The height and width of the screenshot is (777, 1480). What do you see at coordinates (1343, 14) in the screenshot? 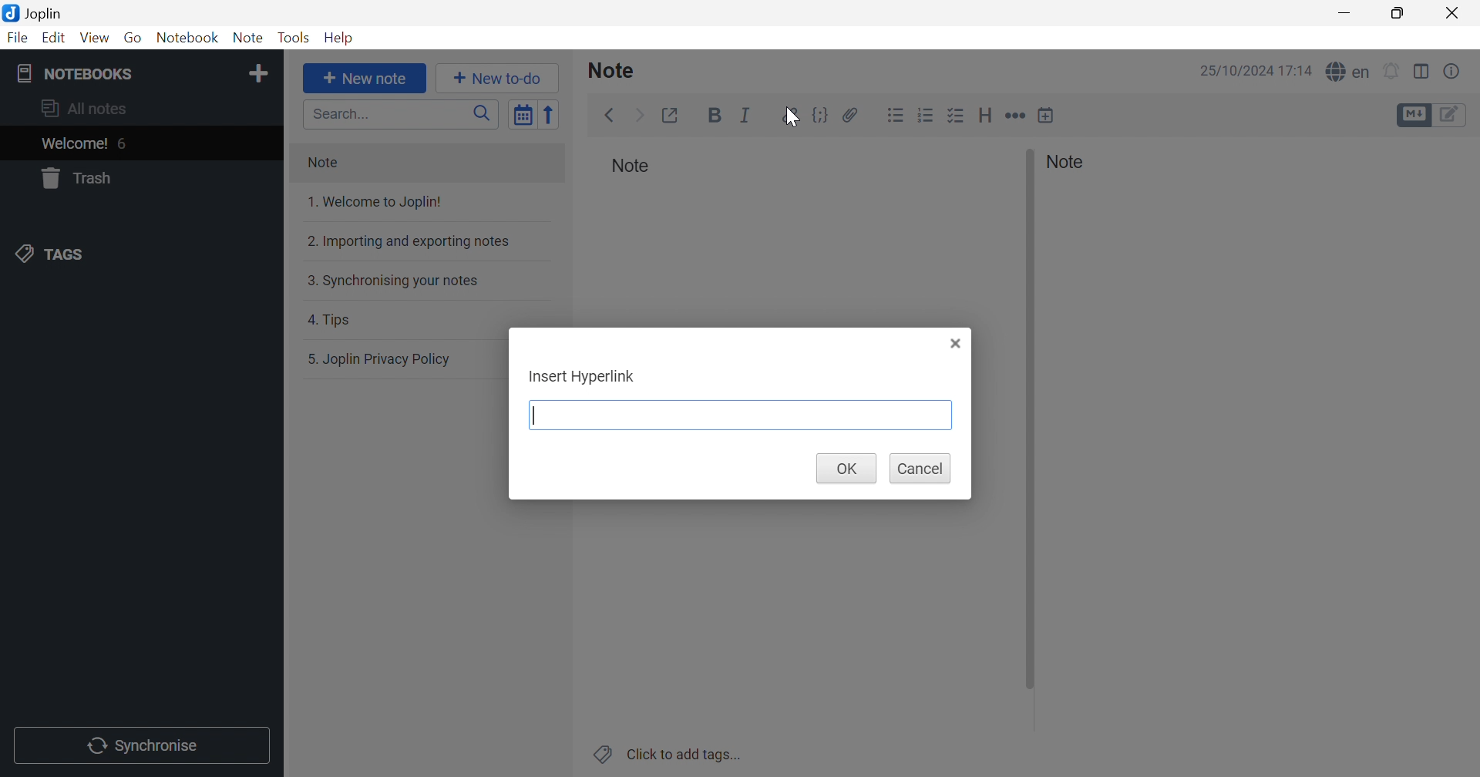
I see `Minimize` at bounding box center [1343, 14].